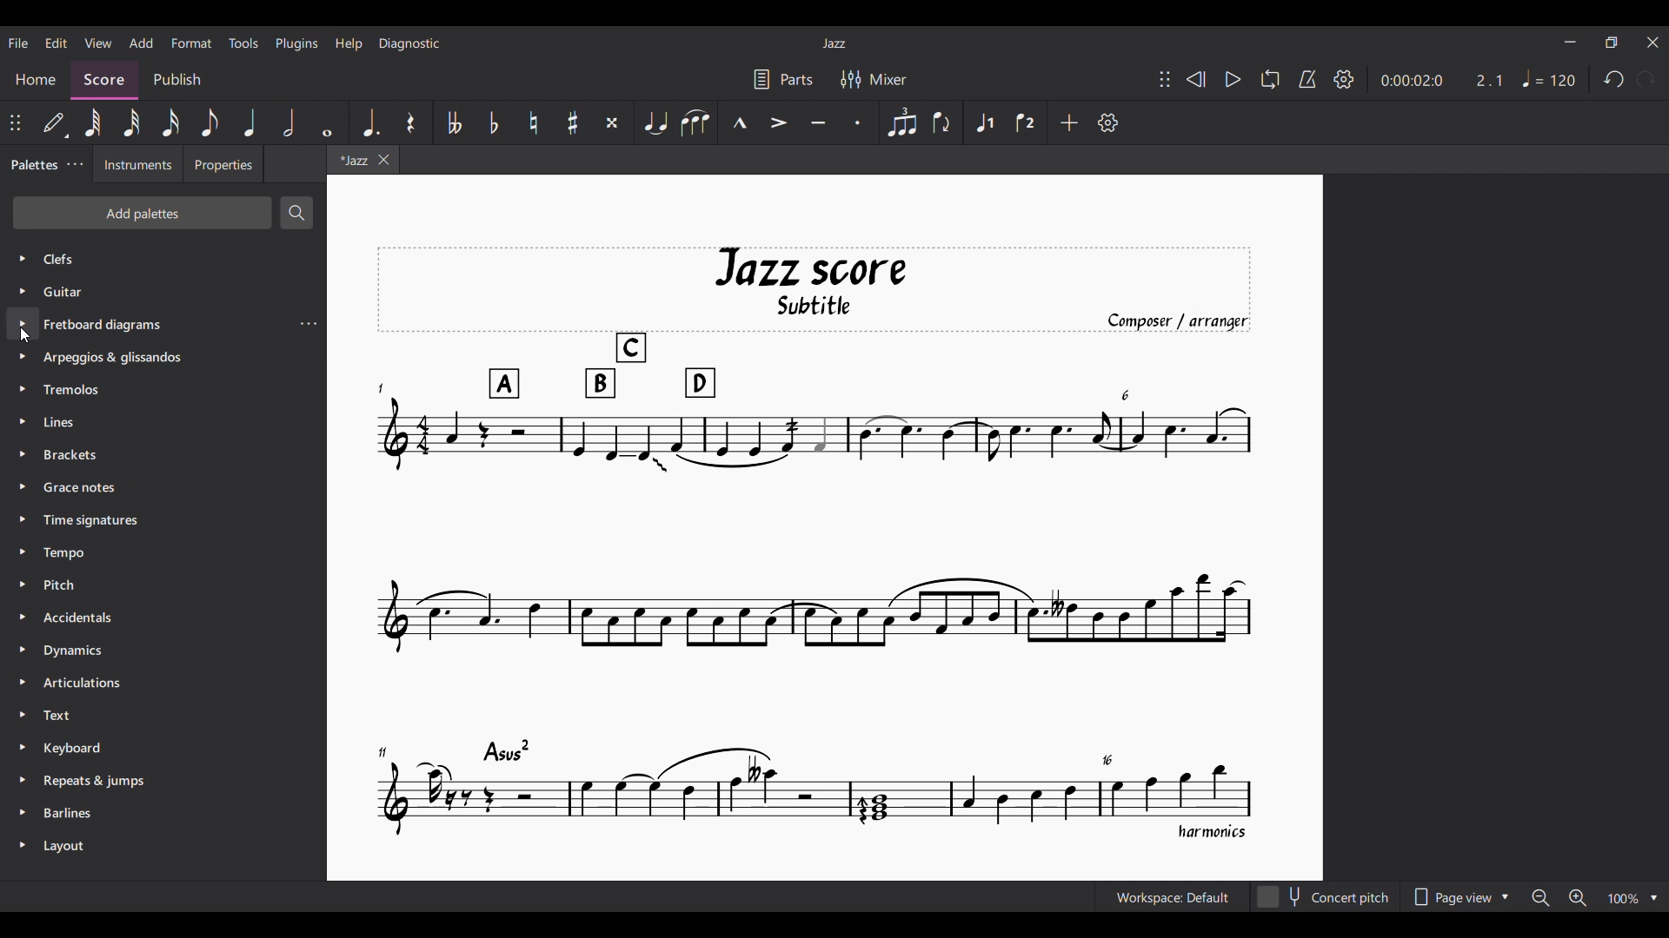  I want to click on Tremolos, so click(76, 392).